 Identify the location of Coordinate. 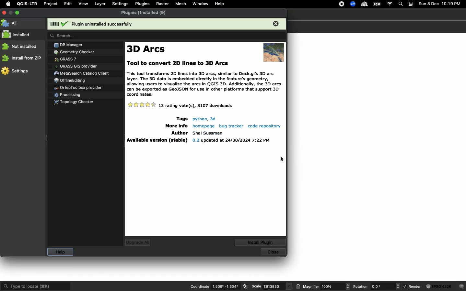
(218, 286).